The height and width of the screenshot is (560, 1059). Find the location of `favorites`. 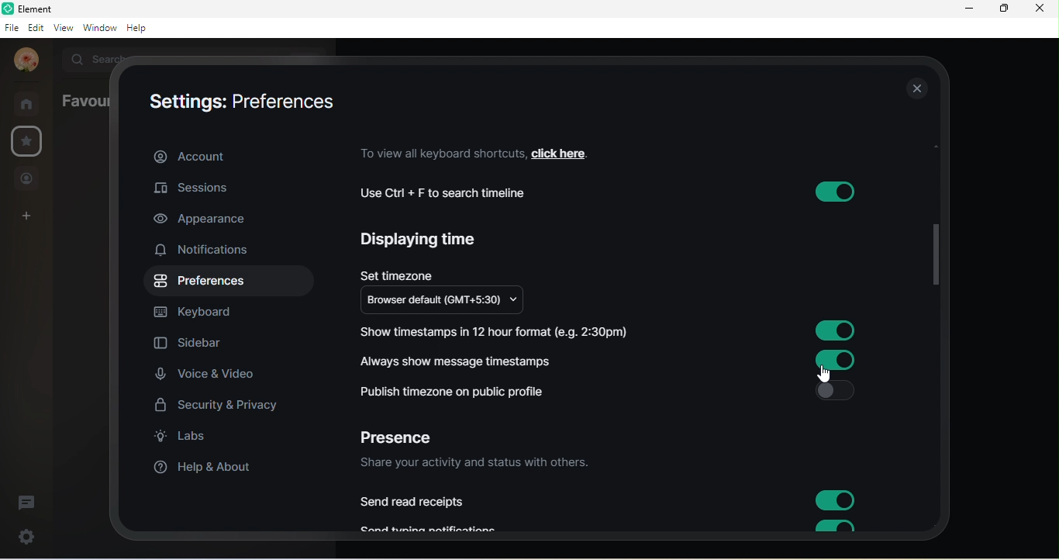

favorites is located at coordinates (26, 141).